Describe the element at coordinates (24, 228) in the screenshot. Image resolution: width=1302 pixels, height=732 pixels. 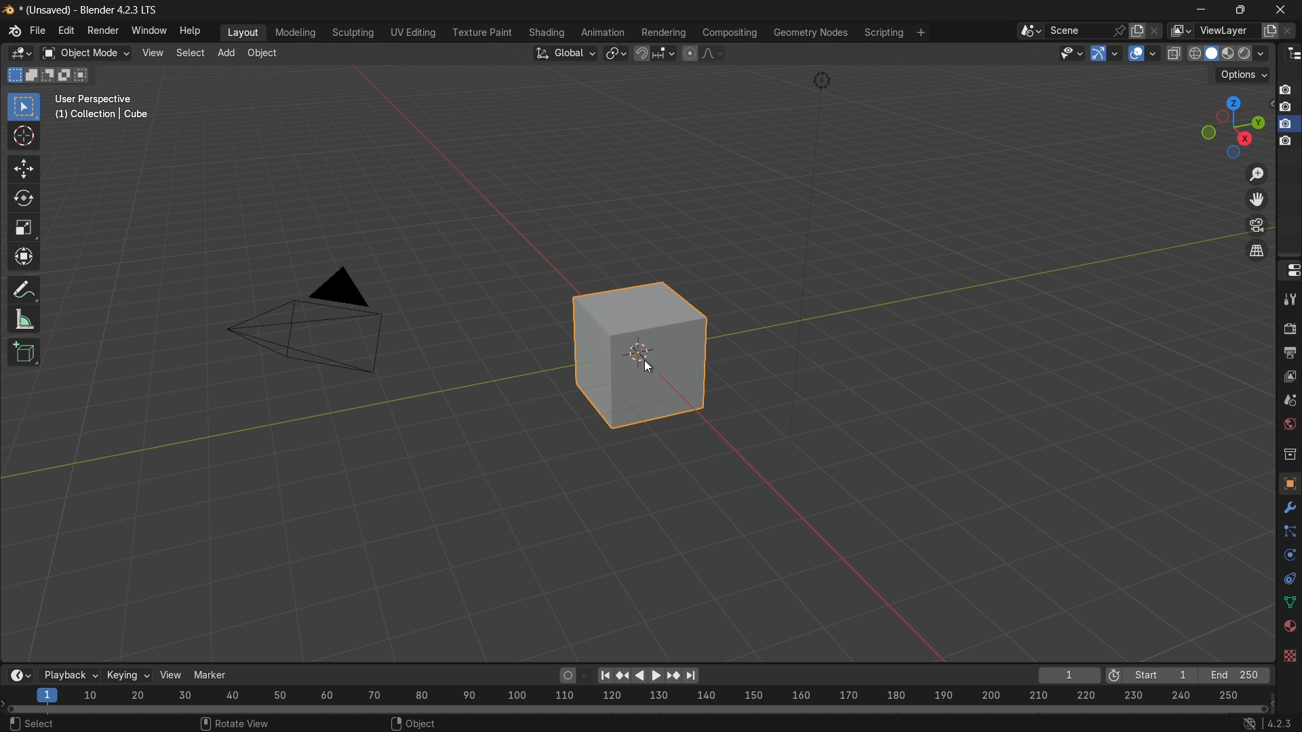
I see `scale` at that location.